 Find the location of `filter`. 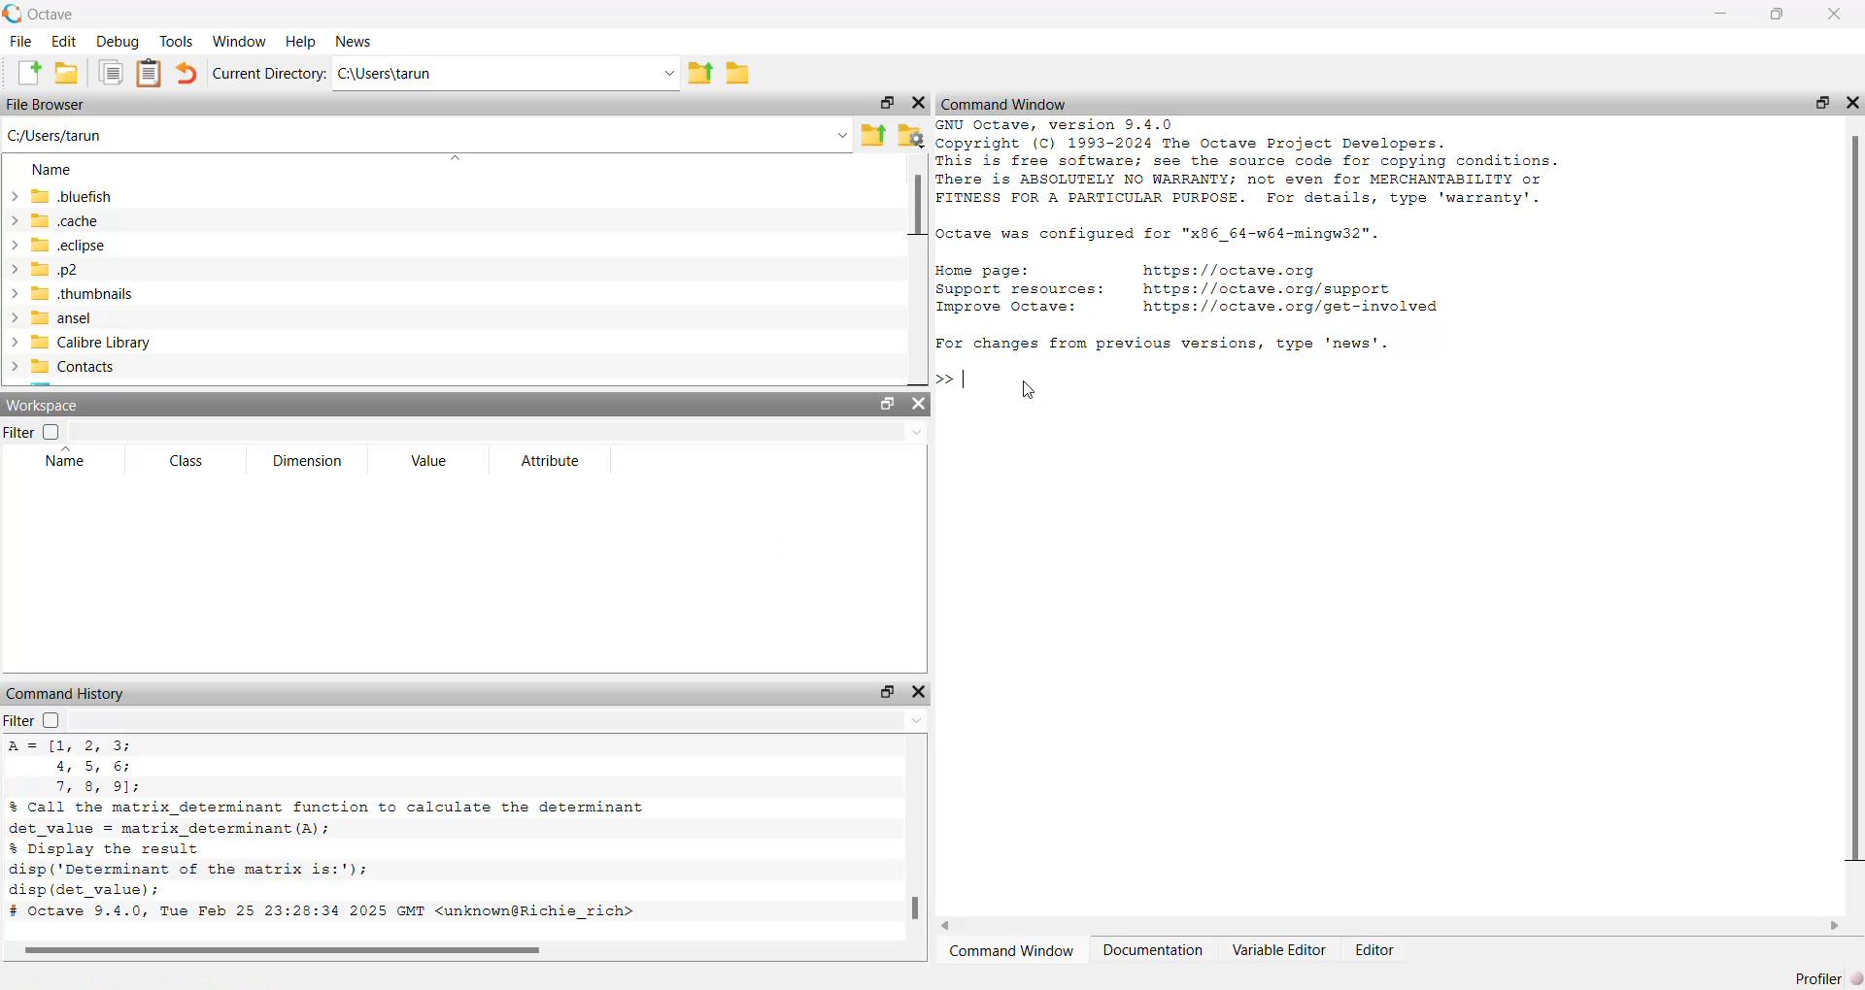

filter is located at coordinates (19, 432).